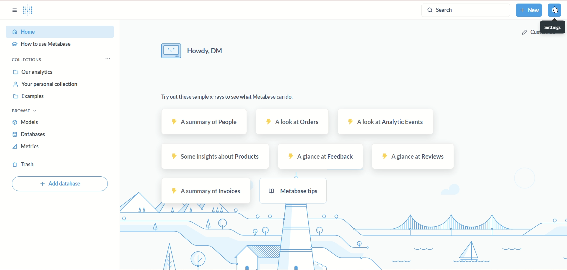 The image size is (567, 270). What do you see at coordinates (210, 52) in the screenshot?
I see `howdy, DM` at bounding box center [210, 52].